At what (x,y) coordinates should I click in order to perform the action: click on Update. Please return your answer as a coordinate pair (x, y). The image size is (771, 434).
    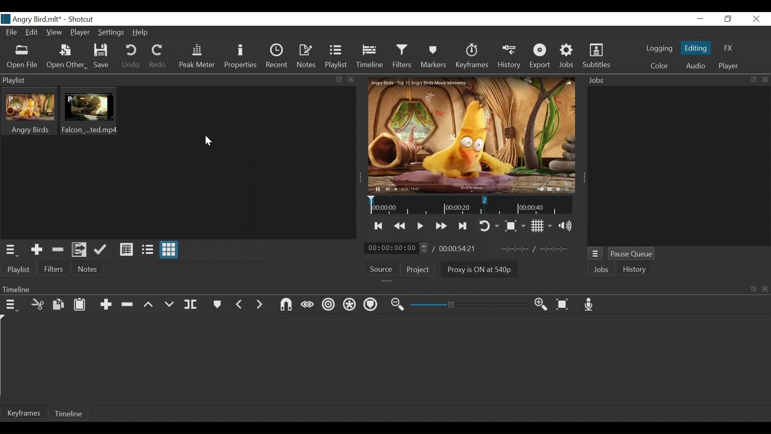
    Looking at the image, I should click on (101, 250).